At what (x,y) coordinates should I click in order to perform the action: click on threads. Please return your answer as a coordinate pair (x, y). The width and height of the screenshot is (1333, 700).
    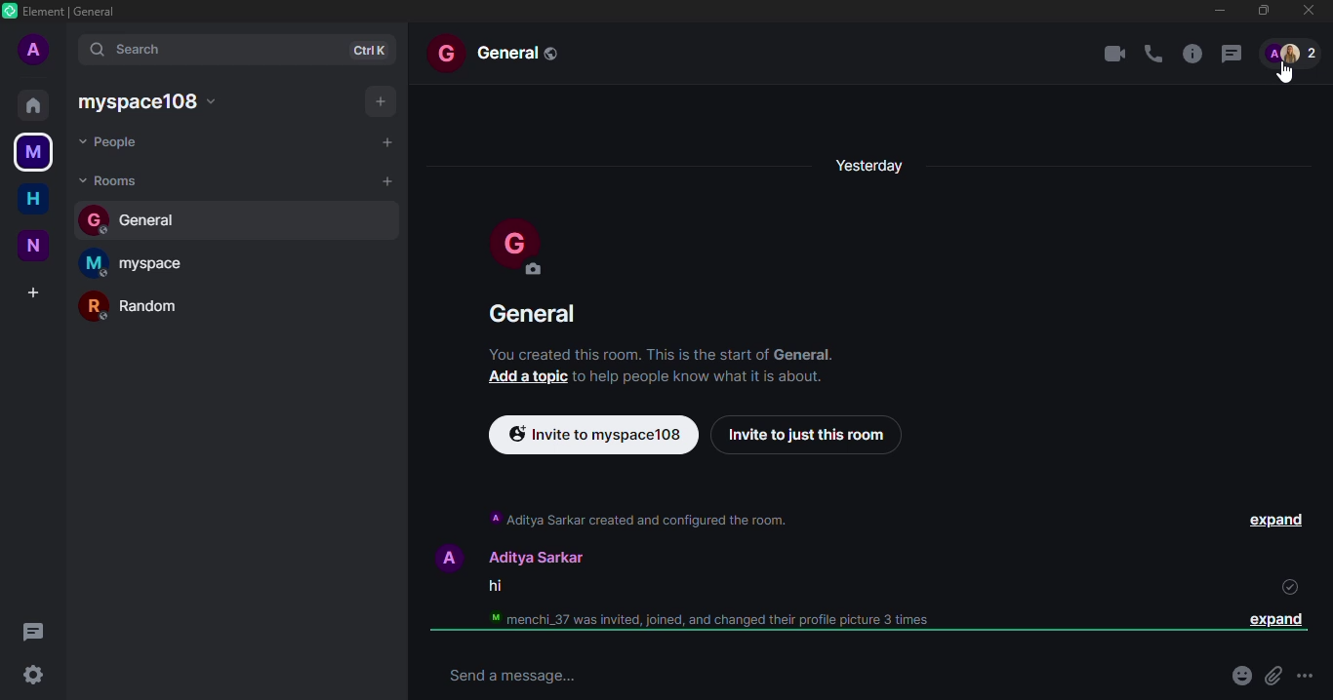
    Looking at the image, I should click on (33, 631).